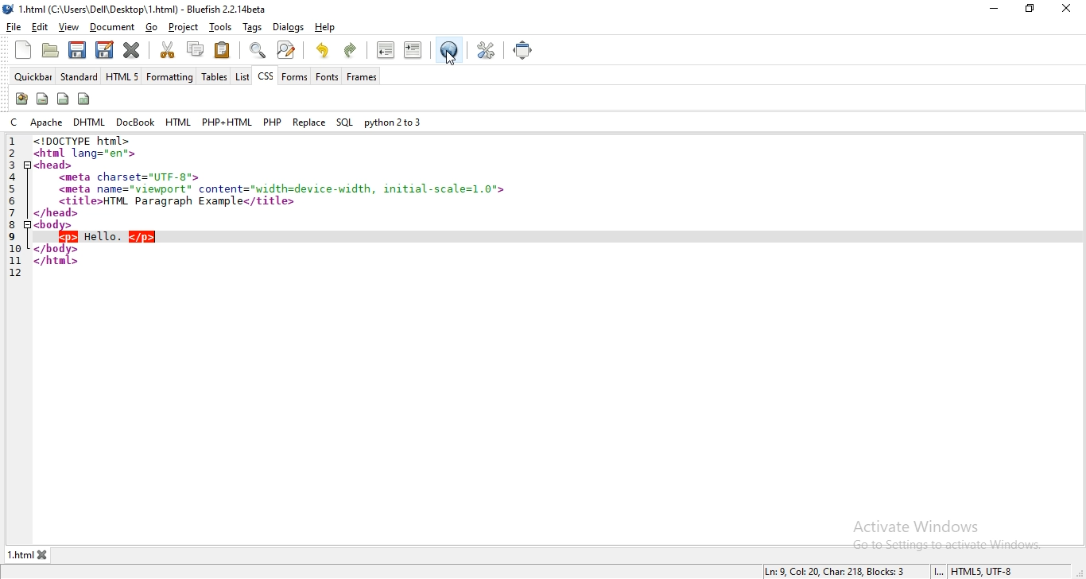 This screenshot has width=1086, height=579. Describe the element at coordinates (837, 572) in the screenshot. I see `Ln: 9, Col: 20, Char: 218, Blocks: 3` at that location.